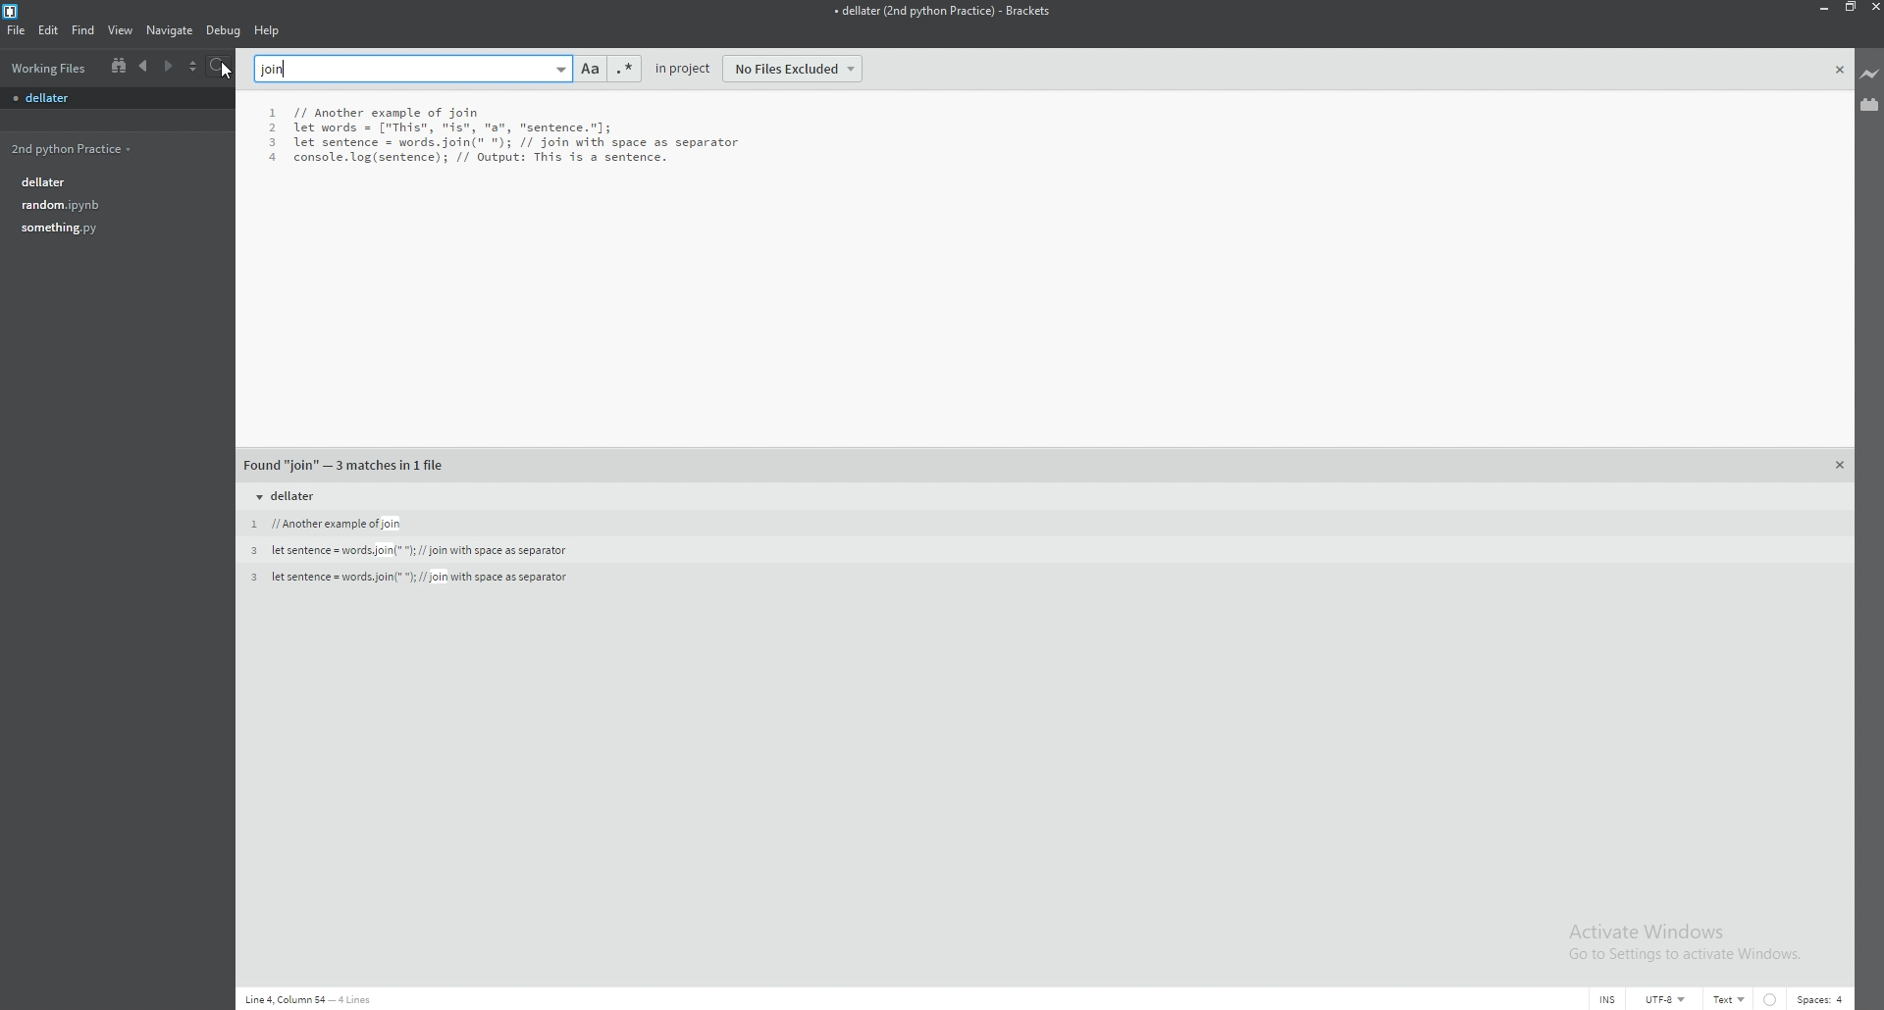 Image resolution: width=1884 pixels, height=1010 pixels. What do you see at coordinates (225, 32) in the screenshot?
I see `debug` at bounding box center [225, 32].